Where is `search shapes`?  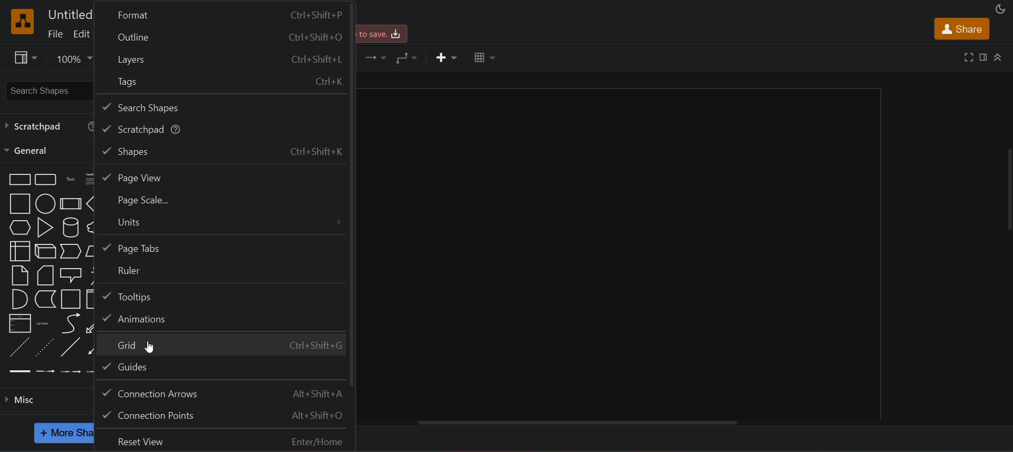 search shapes is located at coordinates (225, 108).